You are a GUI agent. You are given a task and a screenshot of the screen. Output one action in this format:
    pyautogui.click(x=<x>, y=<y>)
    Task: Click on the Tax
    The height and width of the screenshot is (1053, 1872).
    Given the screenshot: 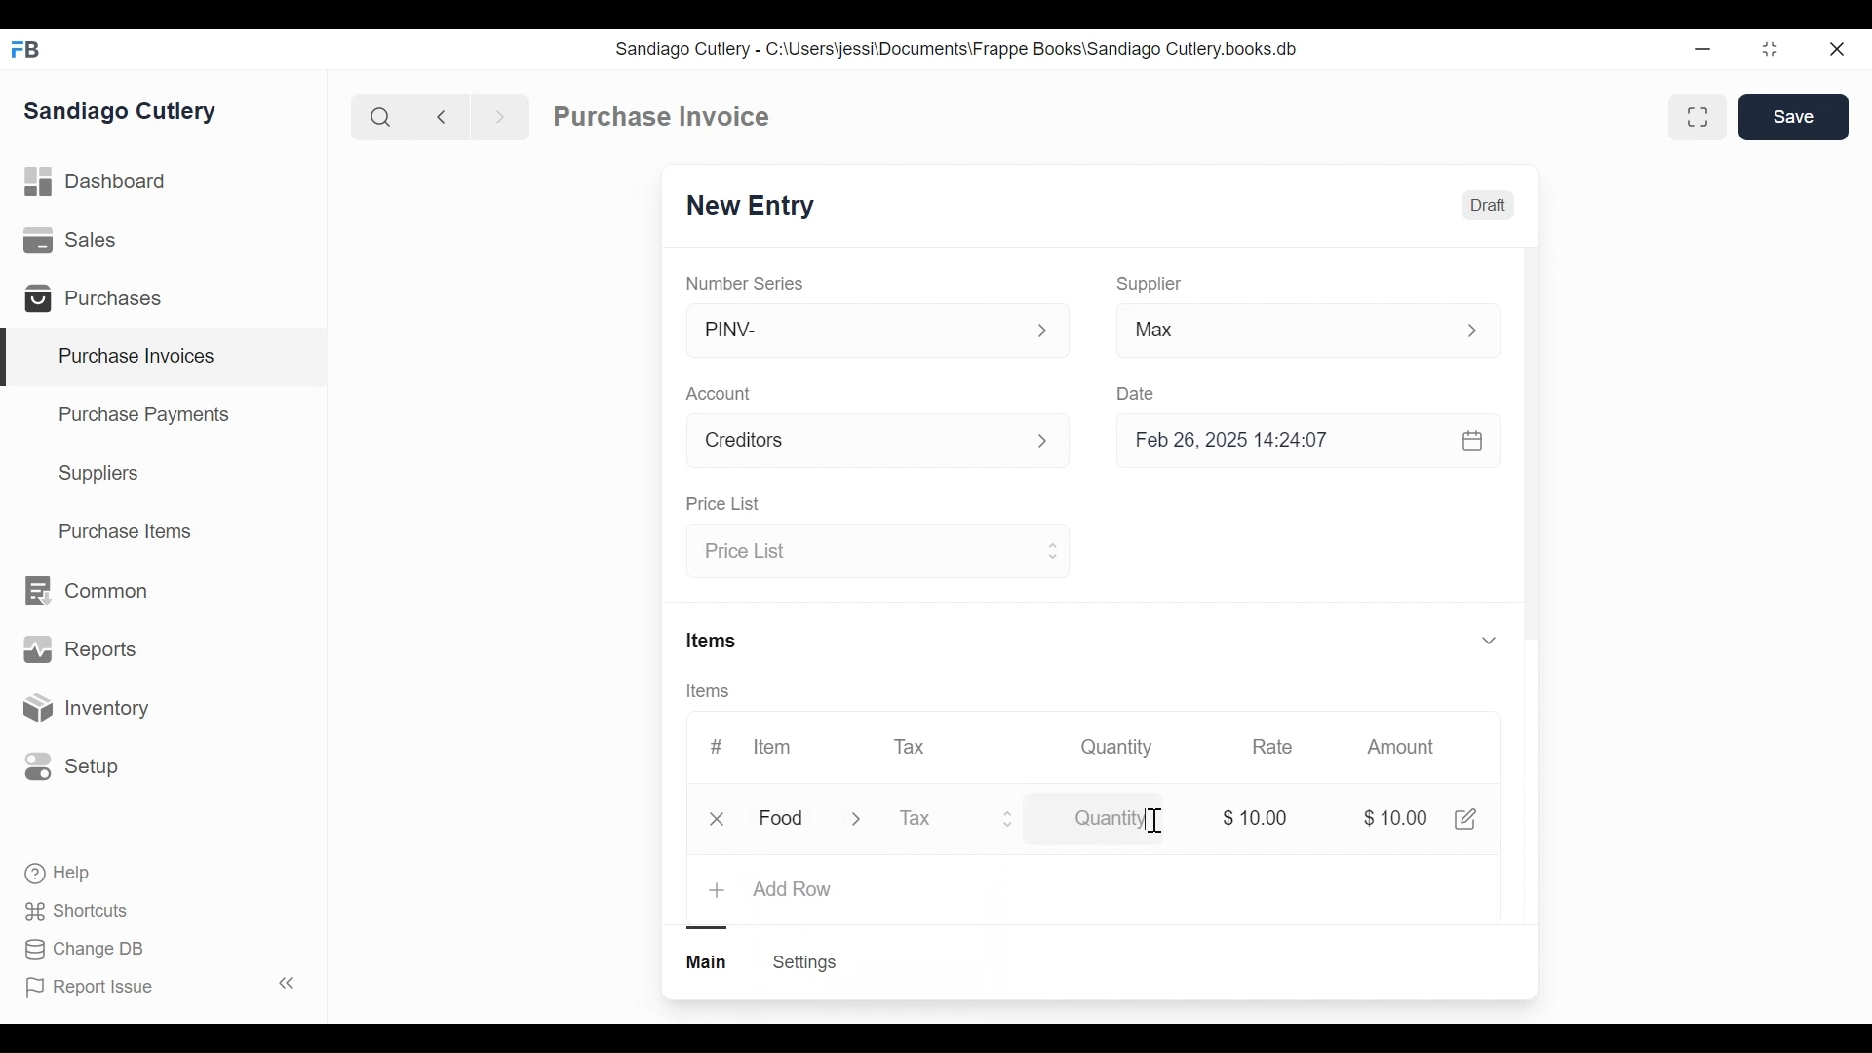 What is the action you would take?
    pyautogui.click(x=913, y=745)
    